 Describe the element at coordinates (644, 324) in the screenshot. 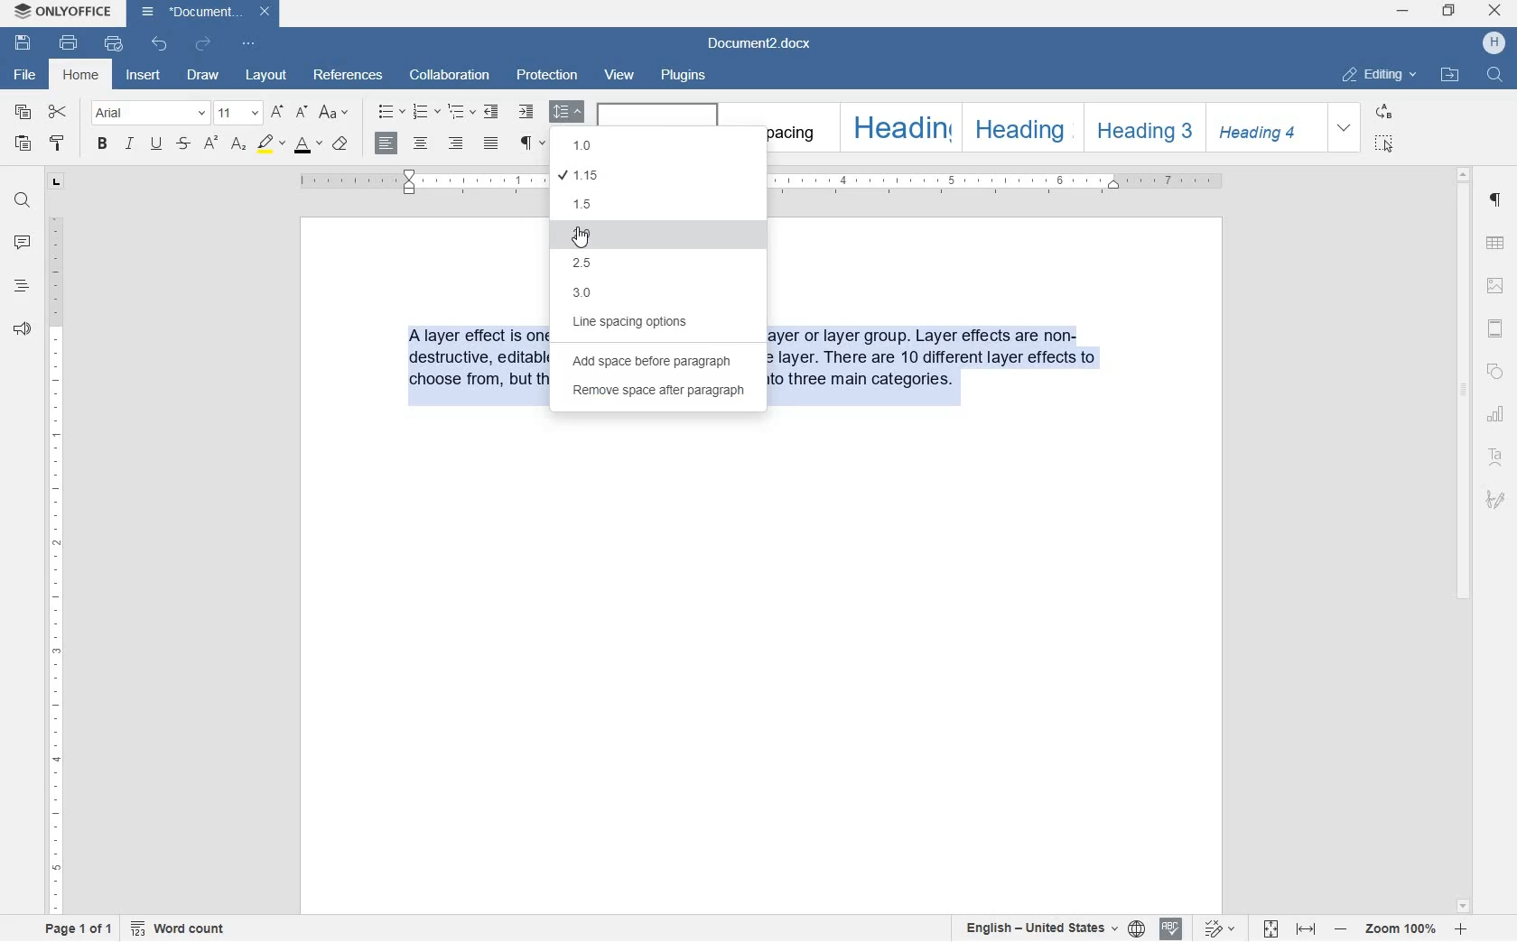

I see `line spacing options` at that location.